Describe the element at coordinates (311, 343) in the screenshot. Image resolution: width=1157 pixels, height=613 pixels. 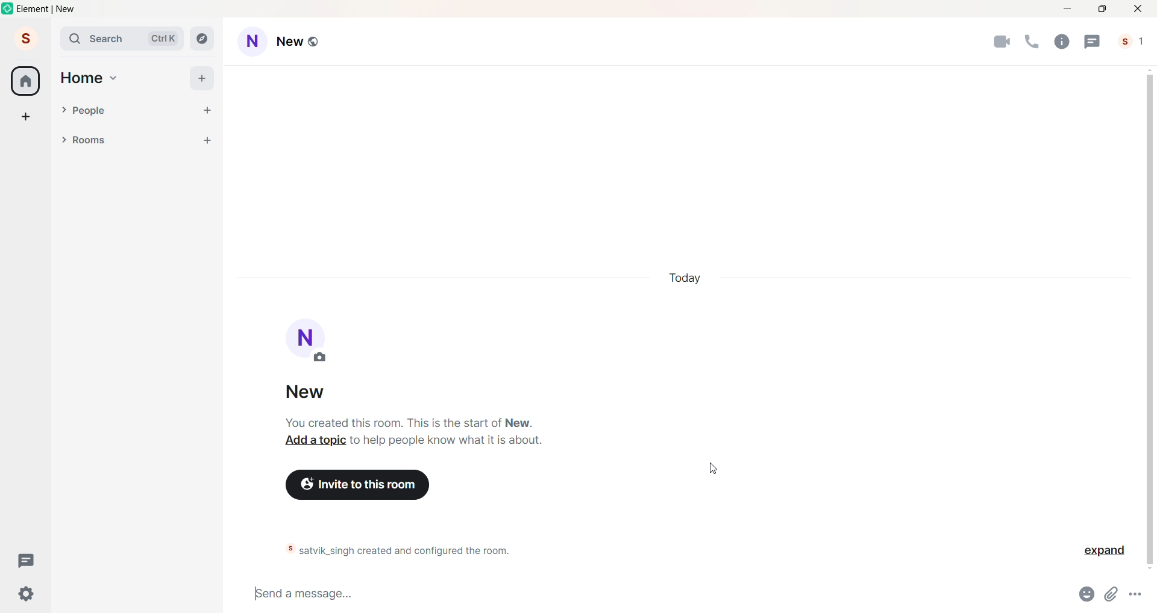
I see `Room Logo` at that location.